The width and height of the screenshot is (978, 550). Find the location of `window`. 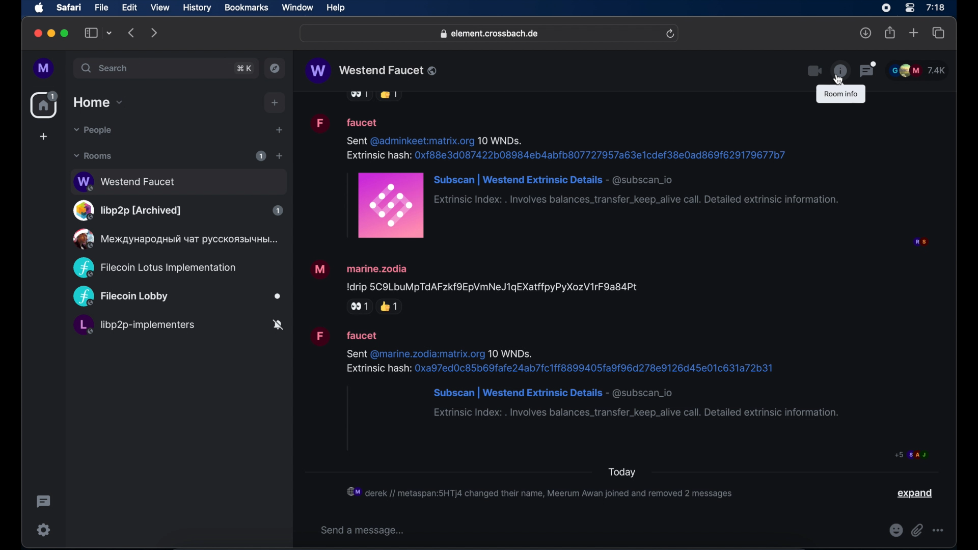

window is located at coordinates (297, 8).